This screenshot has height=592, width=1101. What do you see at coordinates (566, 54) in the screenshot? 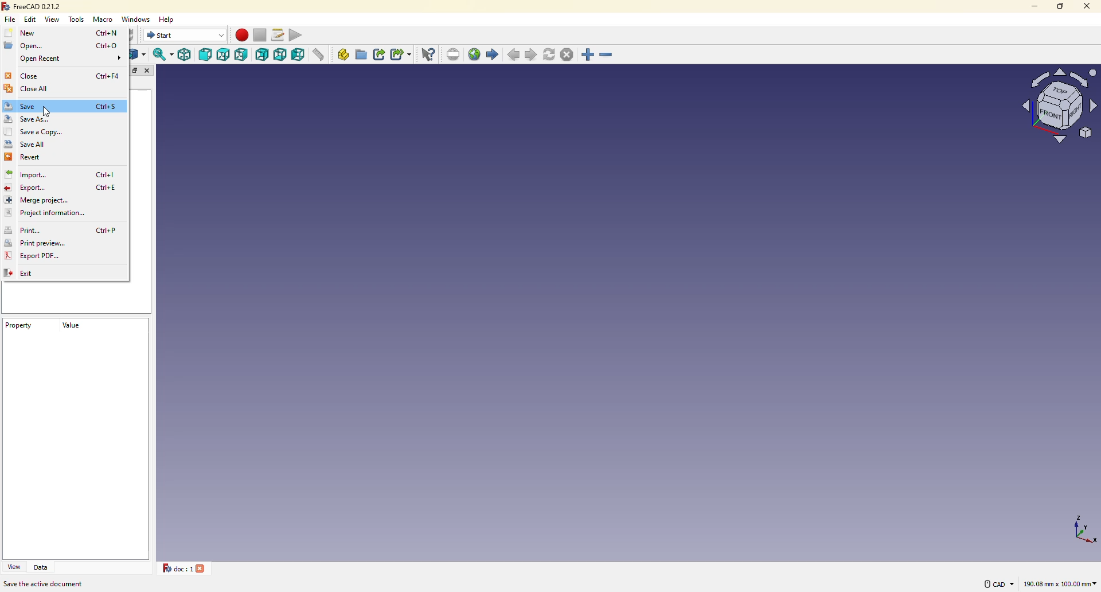
I see `stop loading` at bounding box center [566, 54].